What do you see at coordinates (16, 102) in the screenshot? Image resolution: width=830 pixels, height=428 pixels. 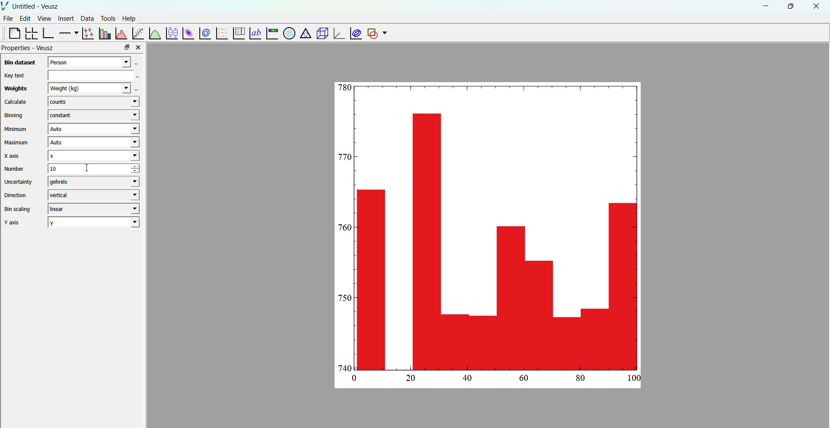 I see `Calculate` at bounding box center [16, 102].